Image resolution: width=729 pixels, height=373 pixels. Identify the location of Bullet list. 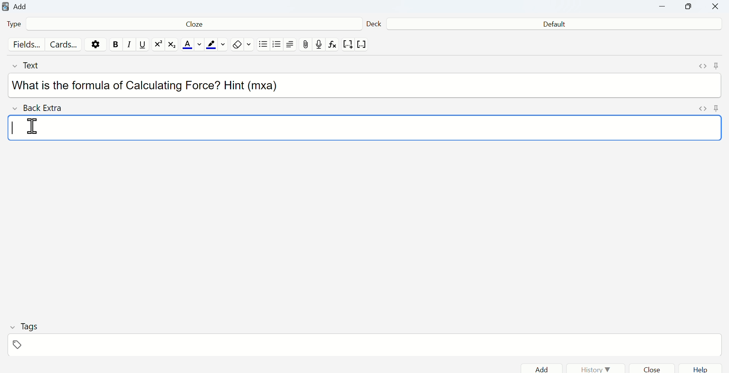
(263, 46).